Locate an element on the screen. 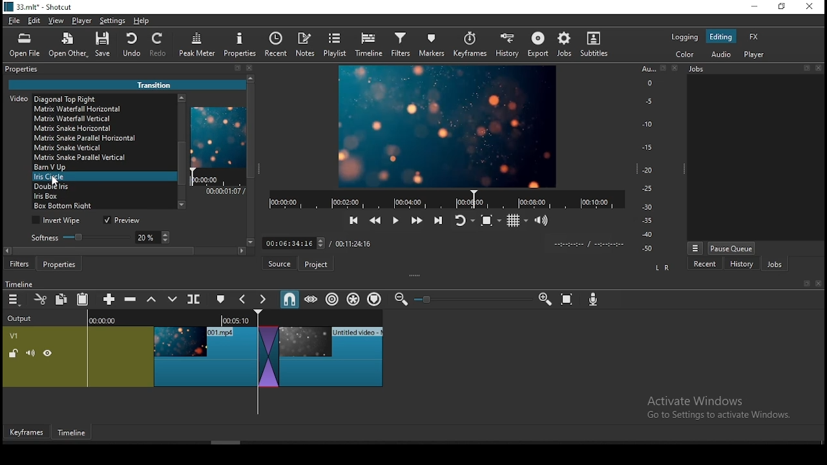 The height and width of the screenshot is (465, 827). zoom timeline in is located at coordinates (545, 300).